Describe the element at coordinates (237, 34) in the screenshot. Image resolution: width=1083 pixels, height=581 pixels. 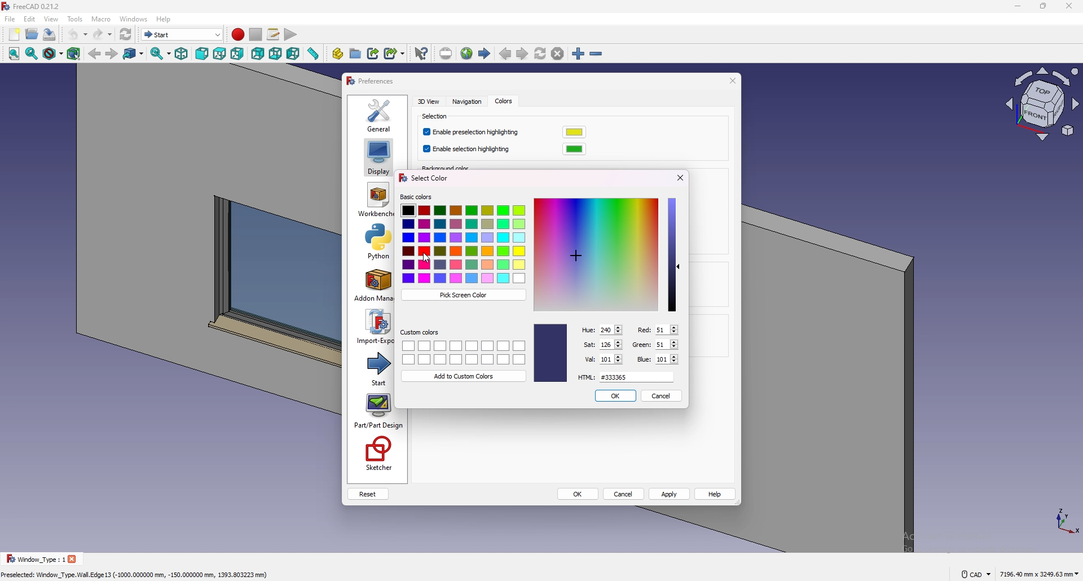
I see `record macros` at that location.